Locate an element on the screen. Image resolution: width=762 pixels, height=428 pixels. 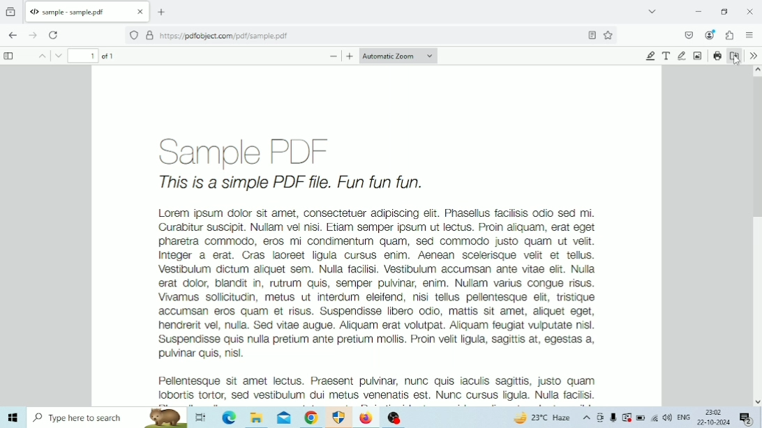
Next page is located at coordinates (54, 56).